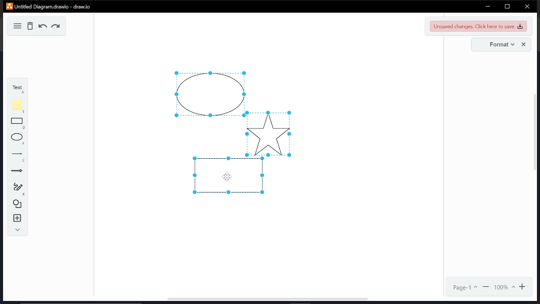 This screenshot has height=304, width=540. I want to click on close, so click(524, 45).